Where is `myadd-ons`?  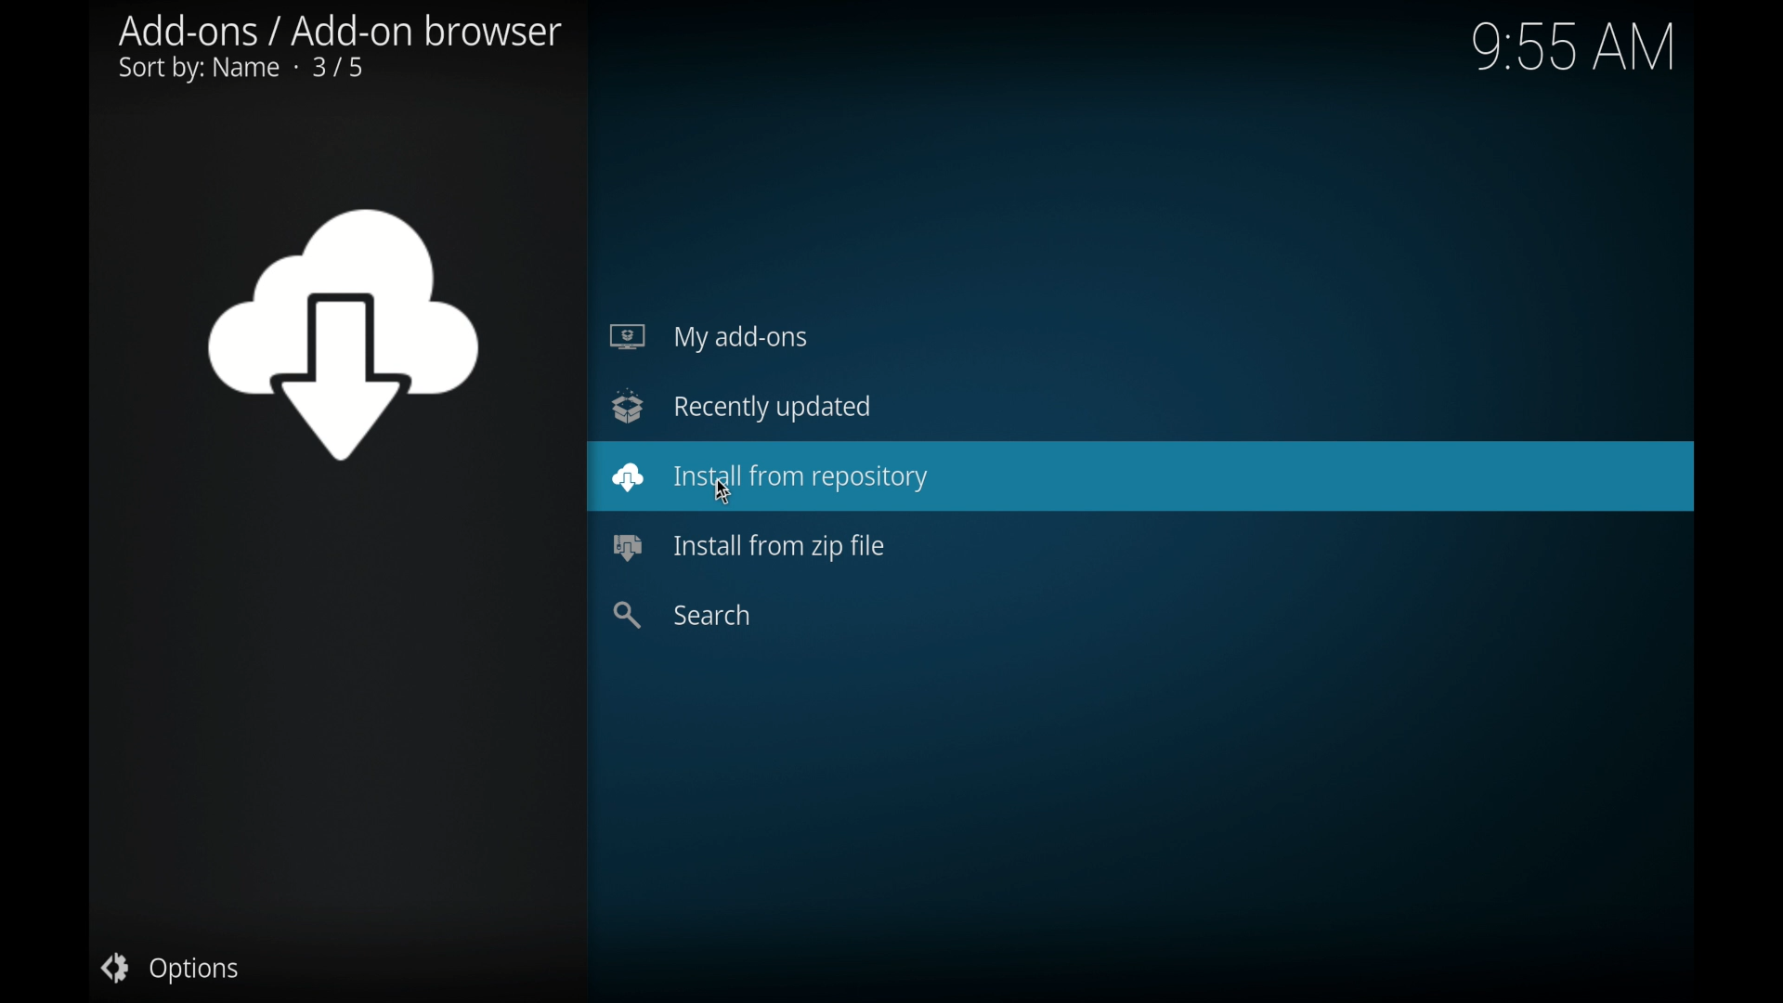
myadd-ons is located at coordinates (709, 337).